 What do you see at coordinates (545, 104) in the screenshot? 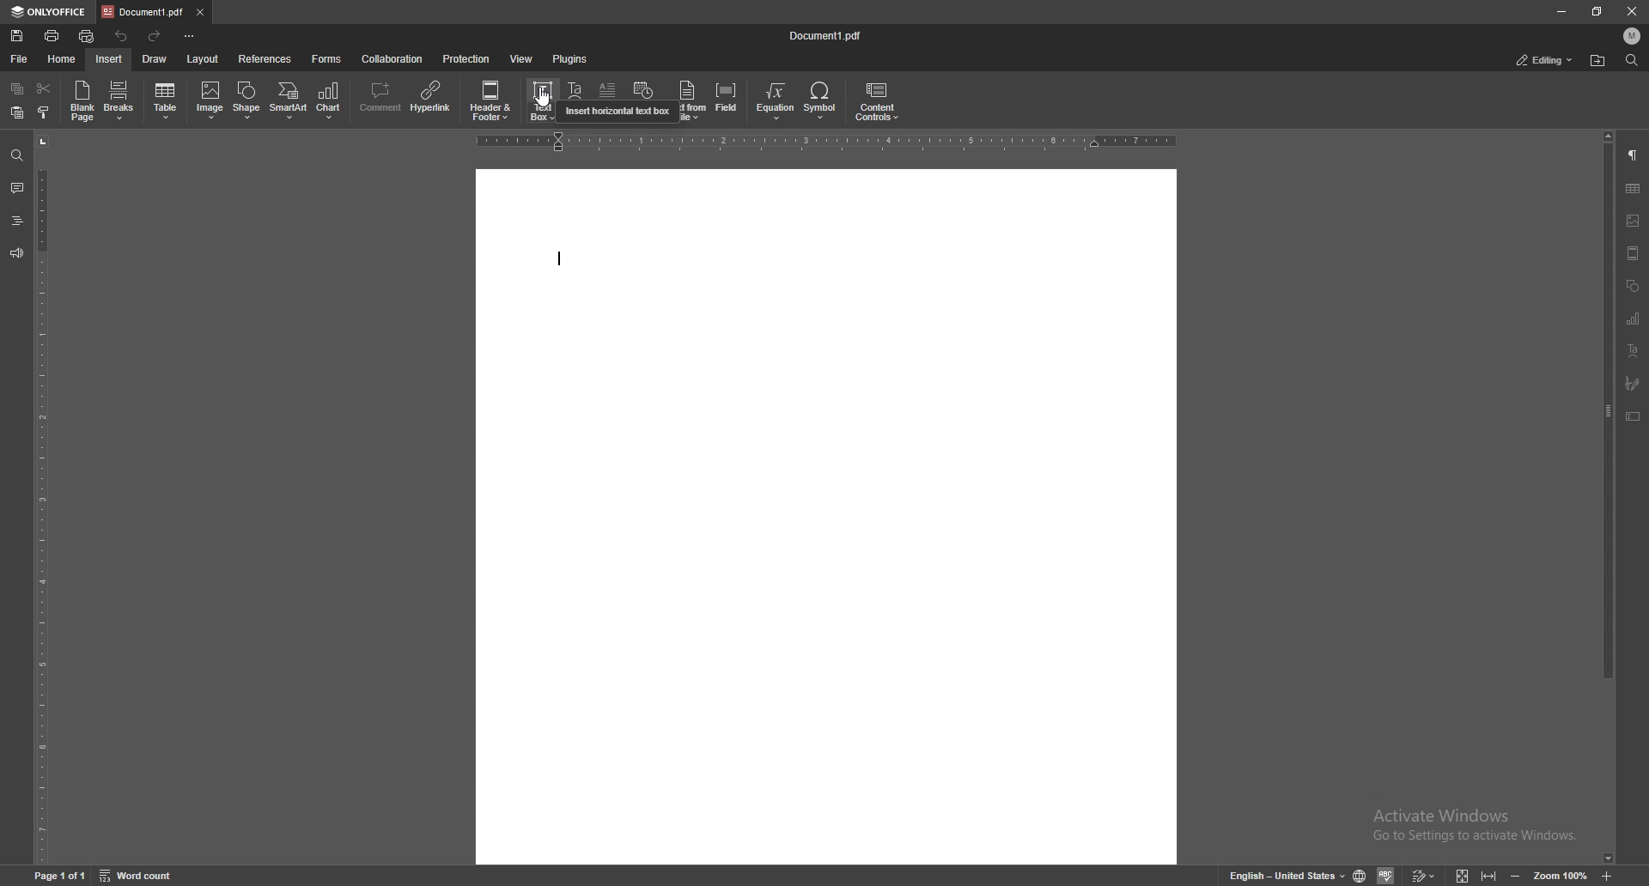
I see `cursor` at bounding box center [545, 104].